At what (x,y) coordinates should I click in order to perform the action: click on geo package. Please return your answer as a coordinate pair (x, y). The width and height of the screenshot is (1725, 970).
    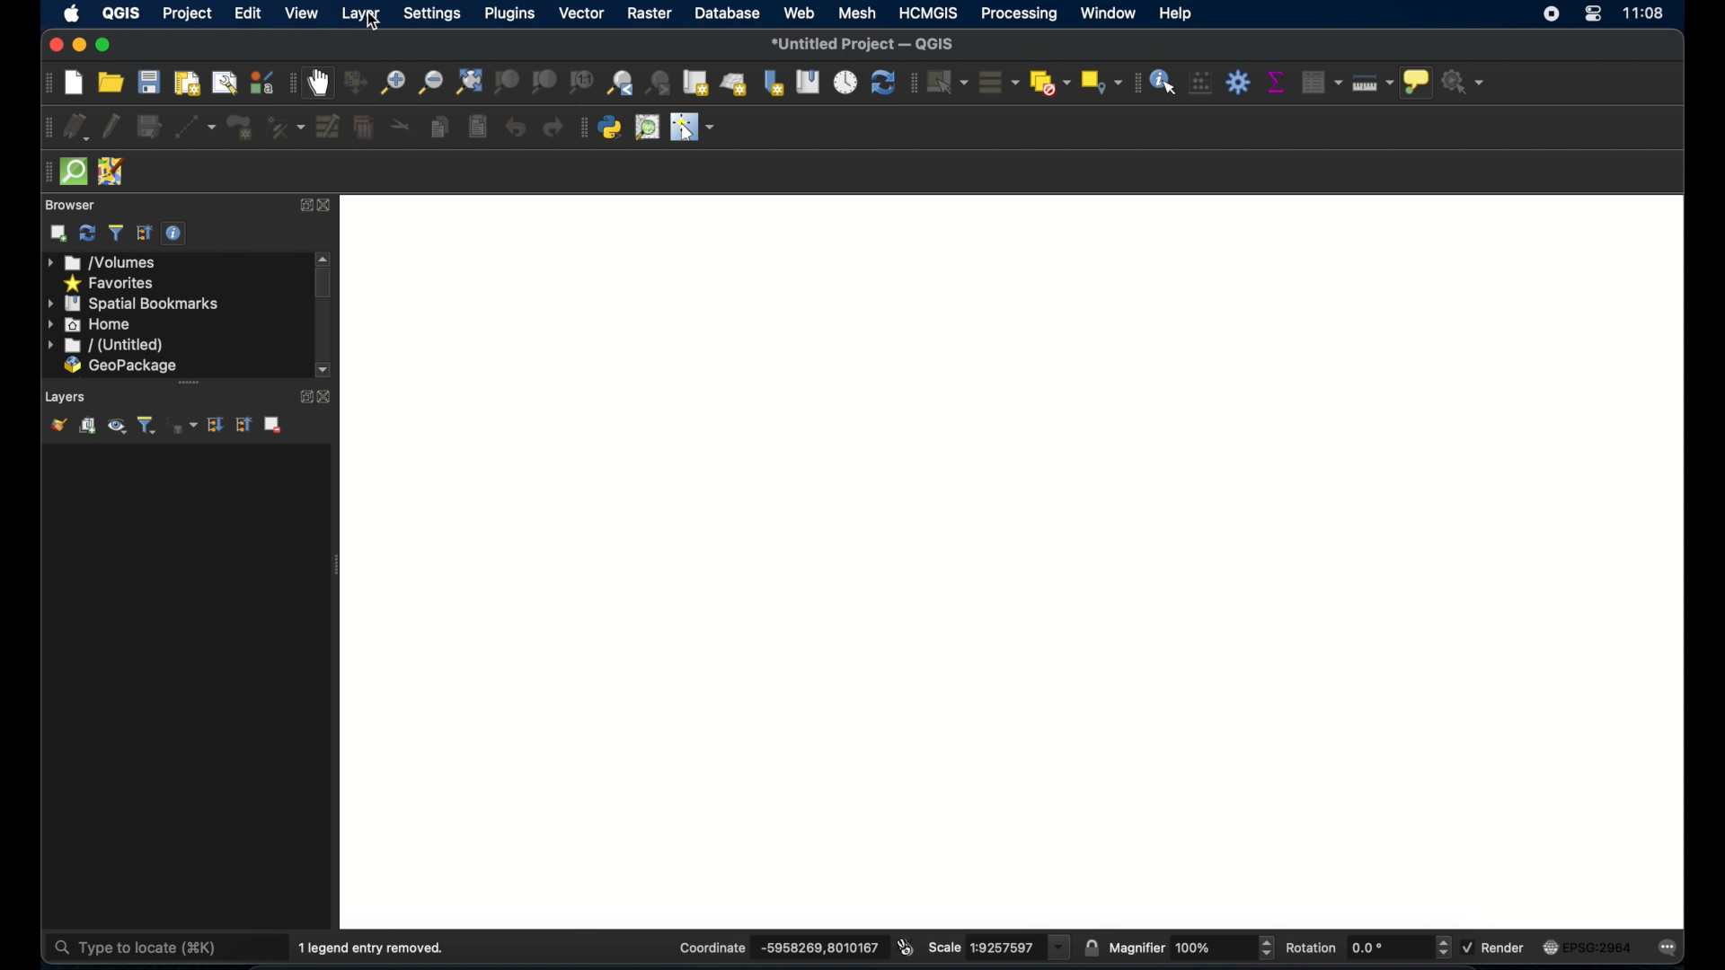
    Looking at the image, I should click on (119, 366).